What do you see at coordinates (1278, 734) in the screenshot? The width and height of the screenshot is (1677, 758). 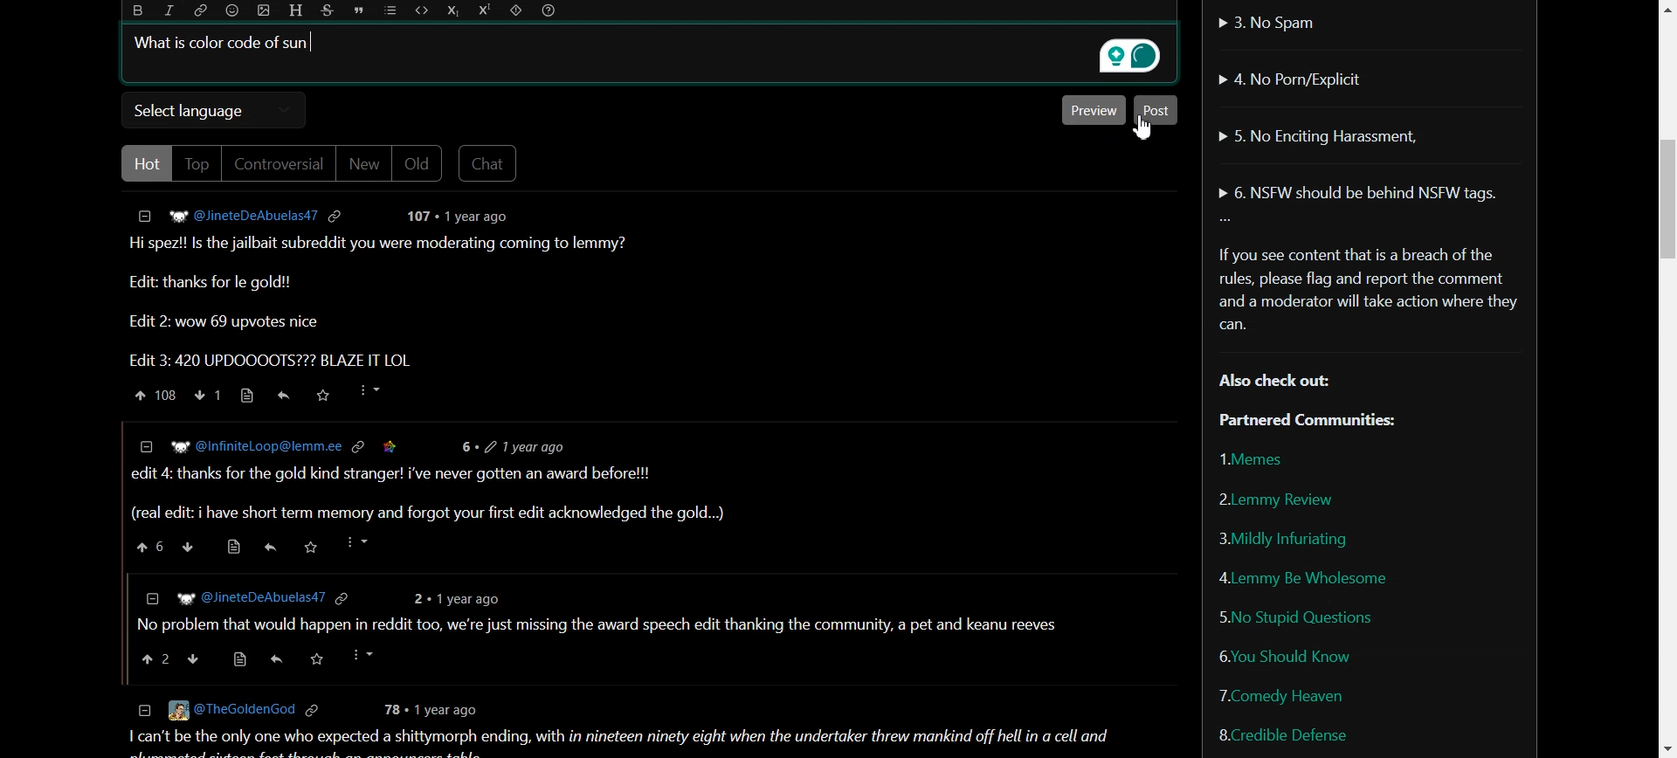 I see `Credible Defense` at bounding box center [1278, 734].